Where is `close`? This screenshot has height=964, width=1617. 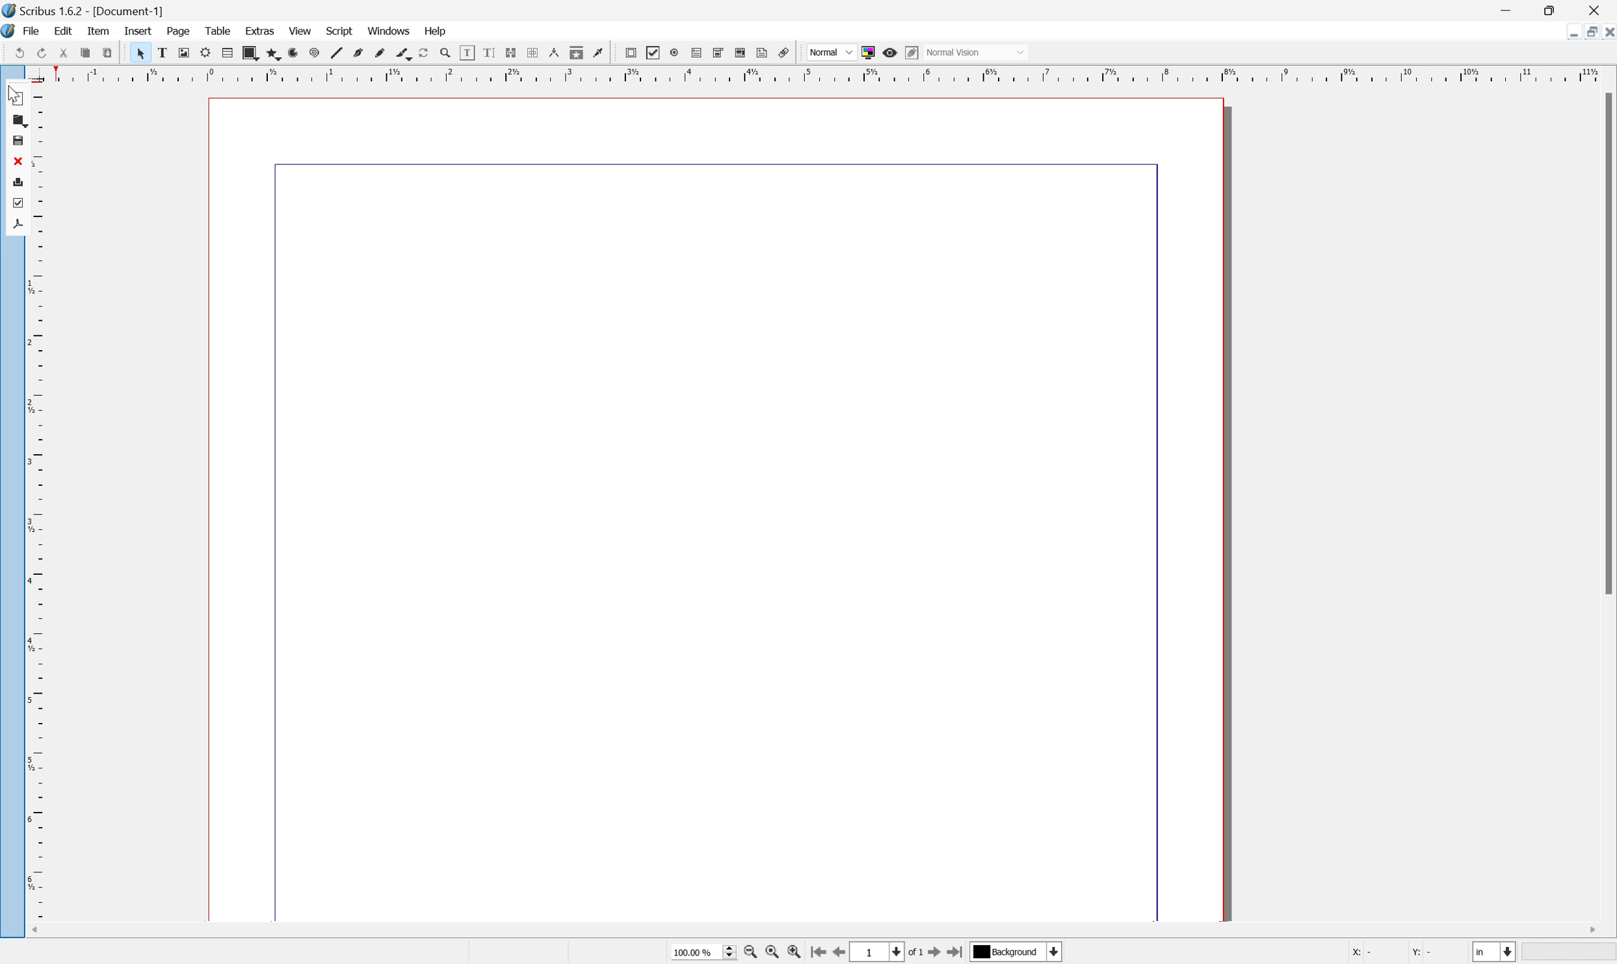 close is located at coordinates (1598, 10).